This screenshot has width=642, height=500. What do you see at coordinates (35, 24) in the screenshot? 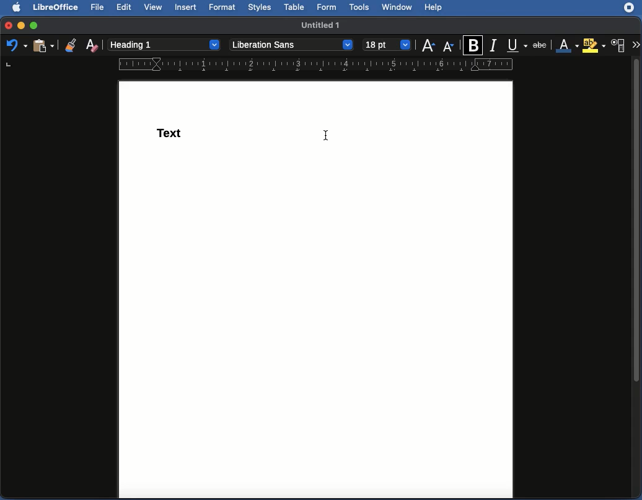
I see `Maximize` at bounding box center [35, 24].